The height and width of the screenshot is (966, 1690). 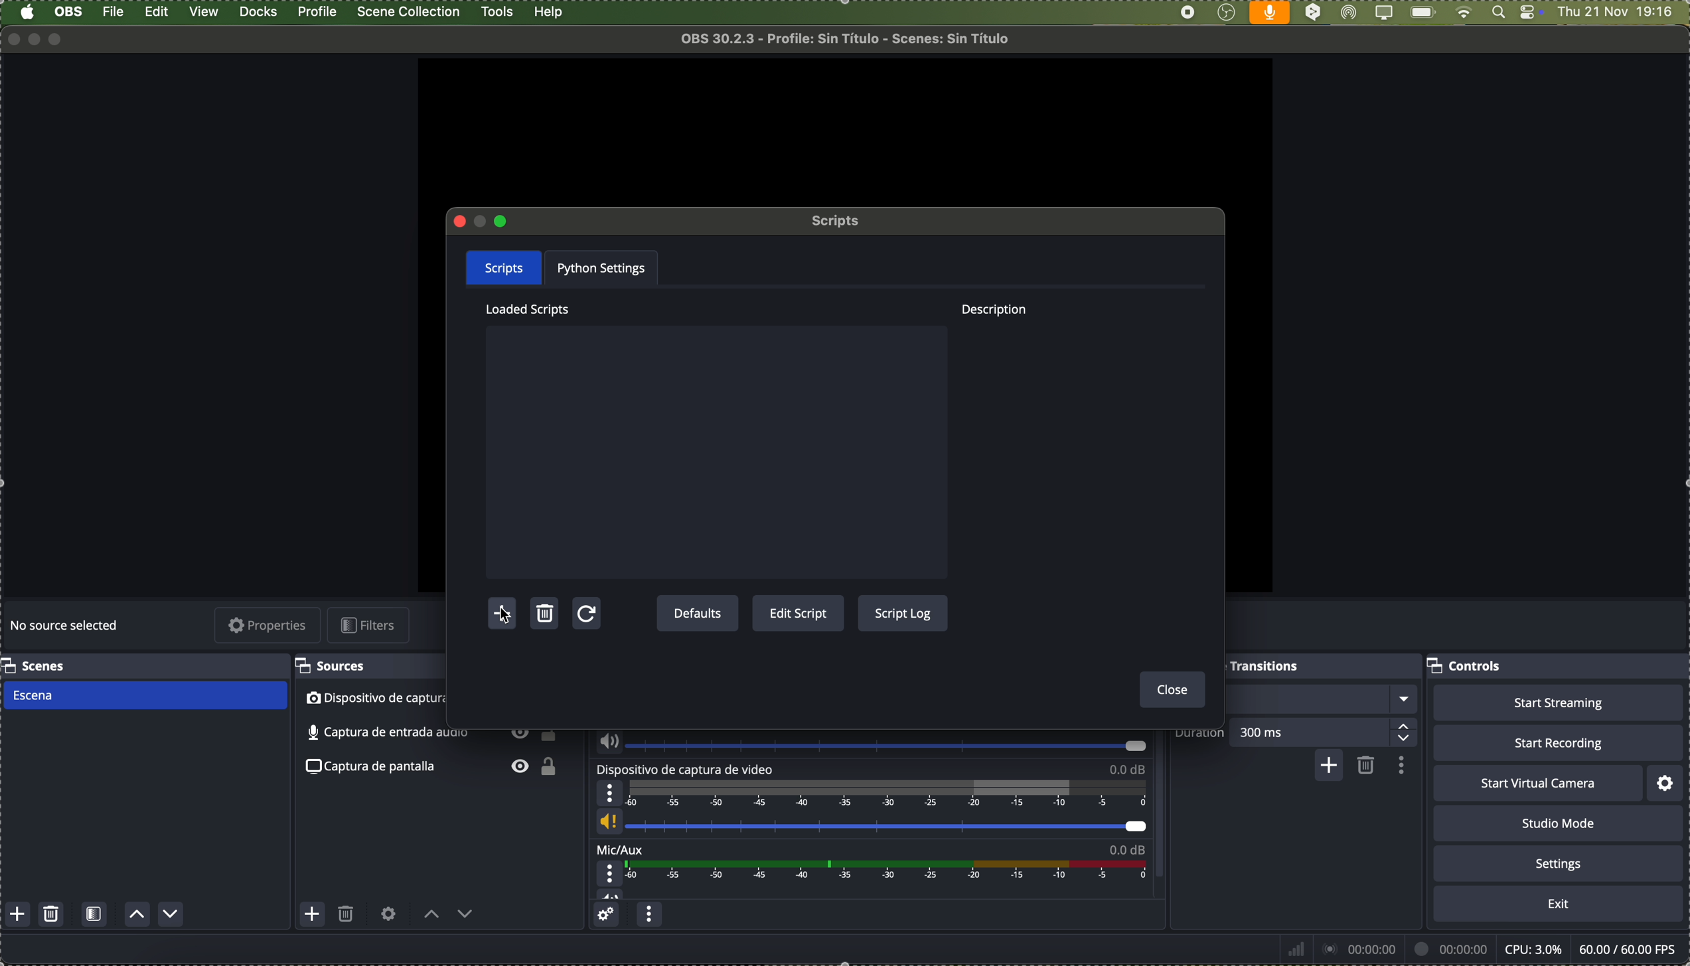 What do you see at coordinates (347, 917) in the screenshot?
I see `remove selected source` at bounding box center [347, 917].